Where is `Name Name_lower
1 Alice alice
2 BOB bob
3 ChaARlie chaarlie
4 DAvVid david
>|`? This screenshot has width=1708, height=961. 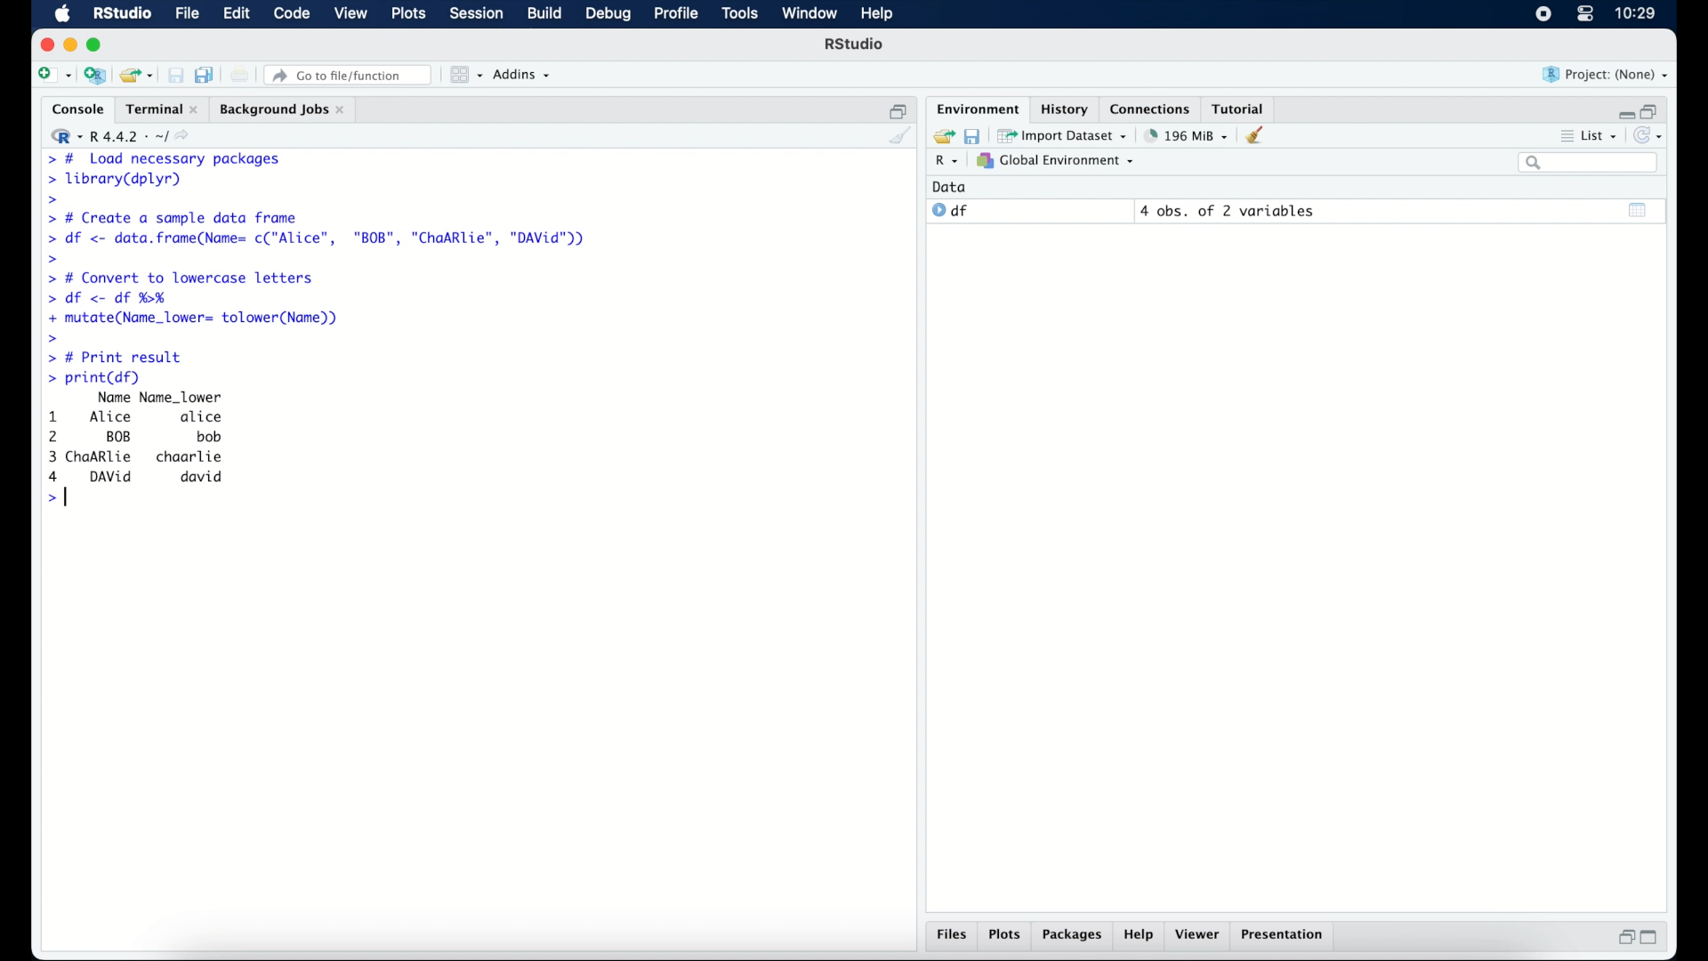
Name Name_lower
1 Alice alice
2 BOB bob
3 ChaARlie chaarlie
4 DAvVid david
>| is located at coordinates (141, 452).